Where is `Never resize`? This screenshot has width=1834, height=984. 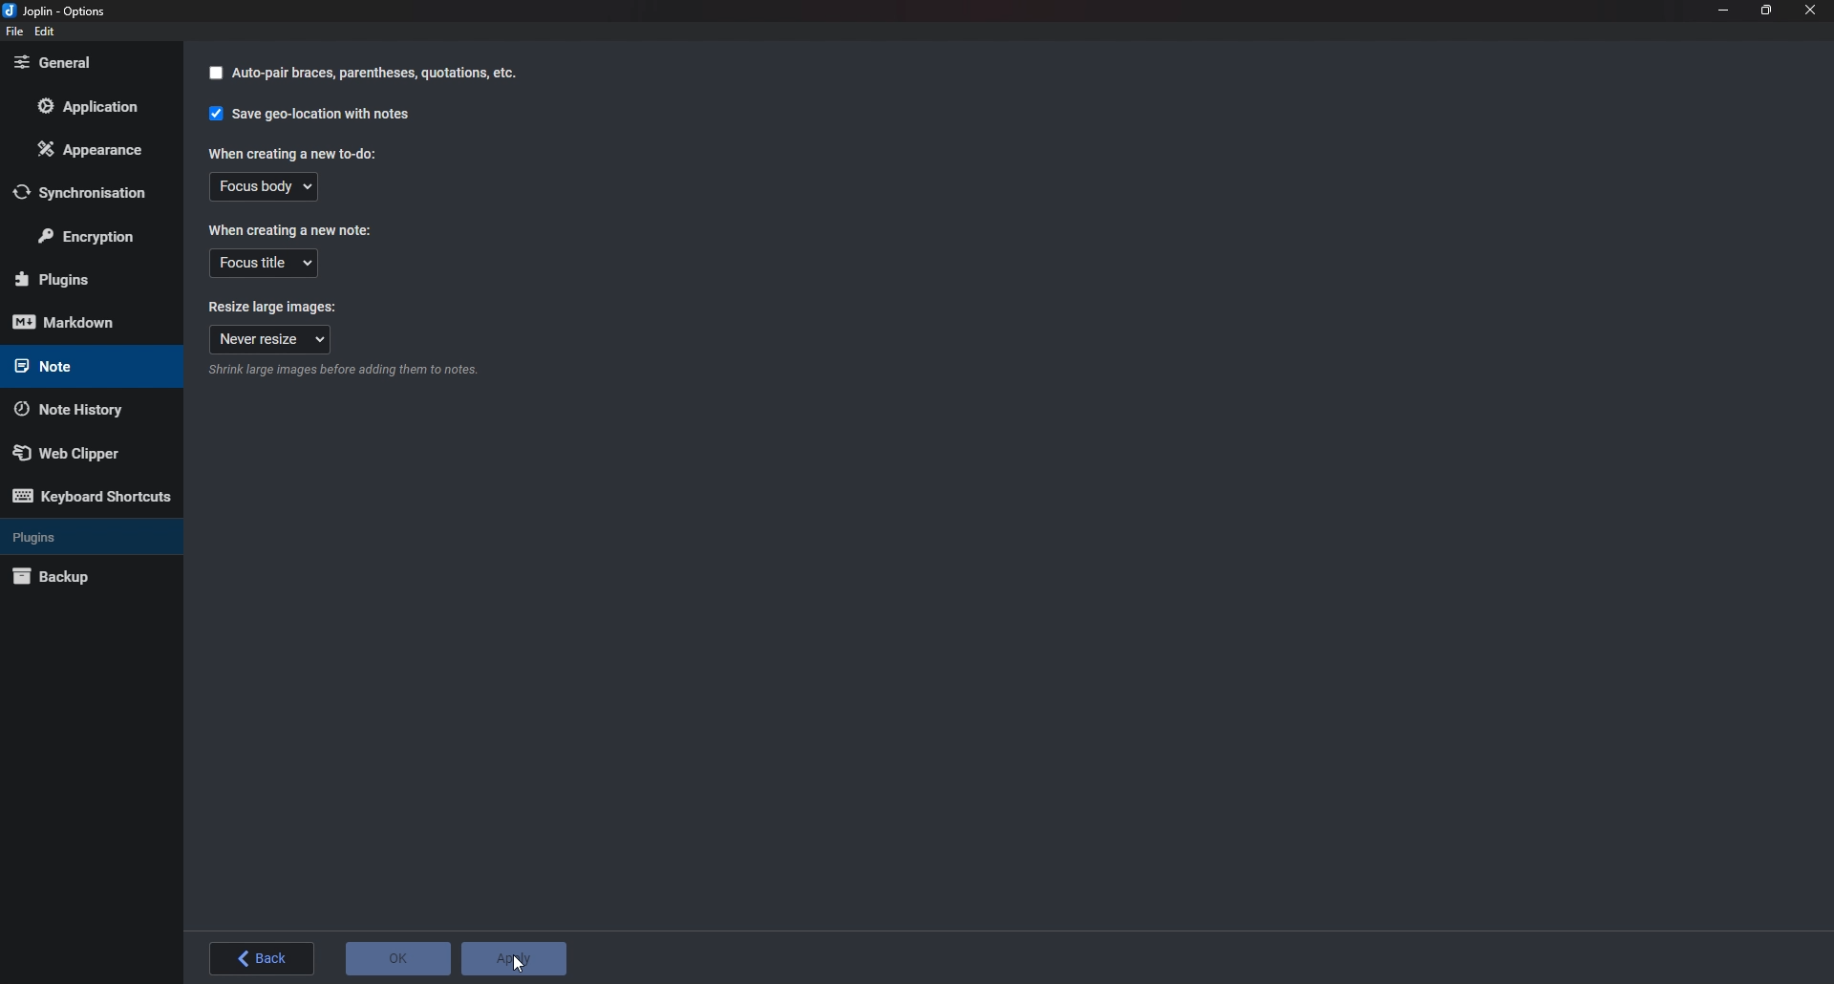 Never resize is located at coordinates (271, 339).